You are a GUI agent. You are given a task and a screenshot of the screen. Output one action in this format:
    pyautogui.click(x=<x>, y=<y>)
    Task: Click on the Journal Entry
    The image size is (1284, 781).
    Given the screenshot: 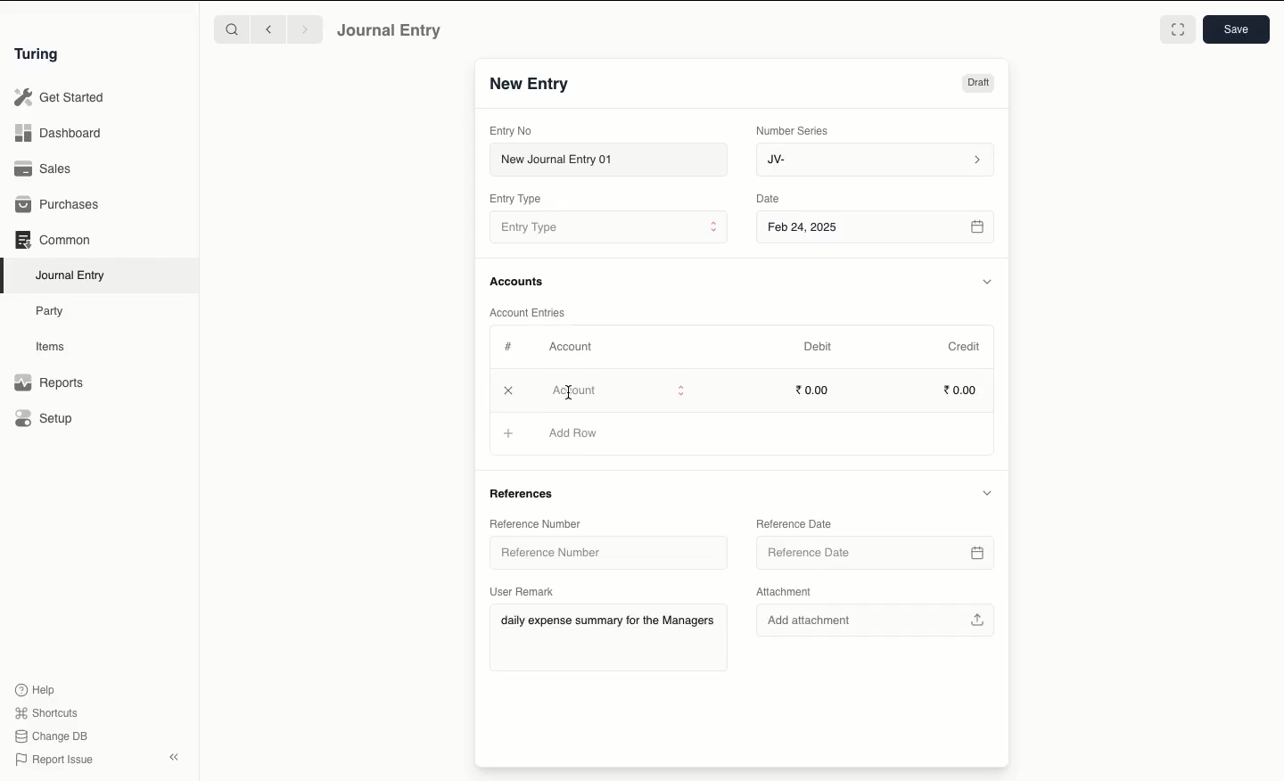 What is the action you would take?
    pyautogui.click(x=391, y=31)
    